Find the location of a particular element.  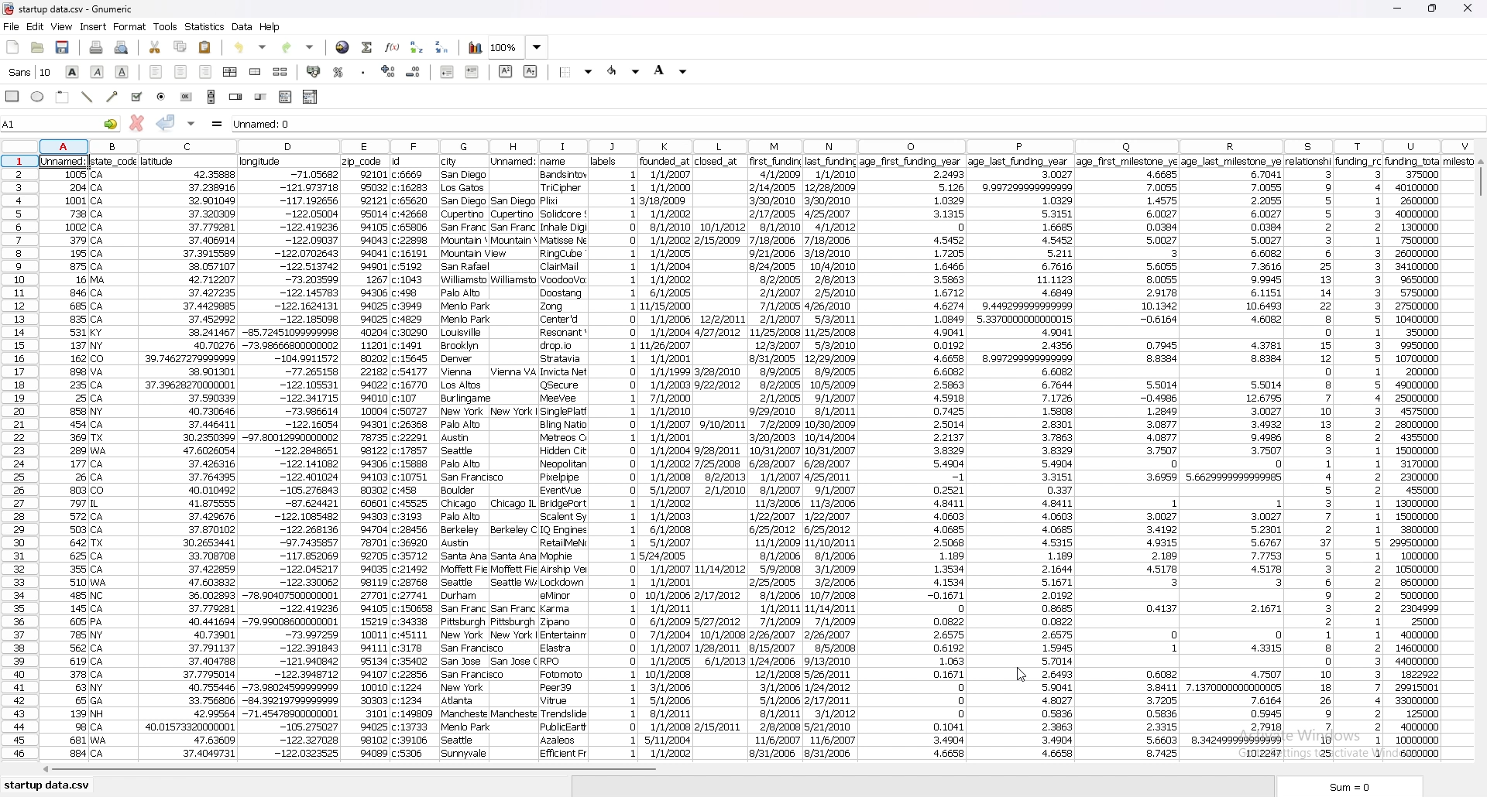

chart is located at coordinates (476, 48).